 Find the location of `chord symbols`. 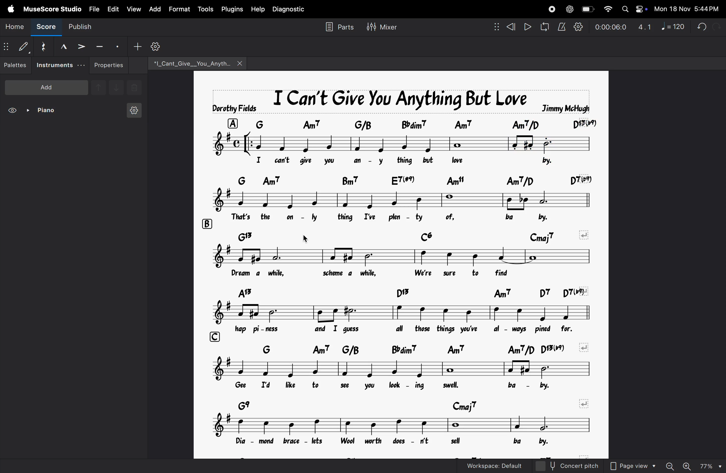

chord symbols is located at coordinates (420, 349).